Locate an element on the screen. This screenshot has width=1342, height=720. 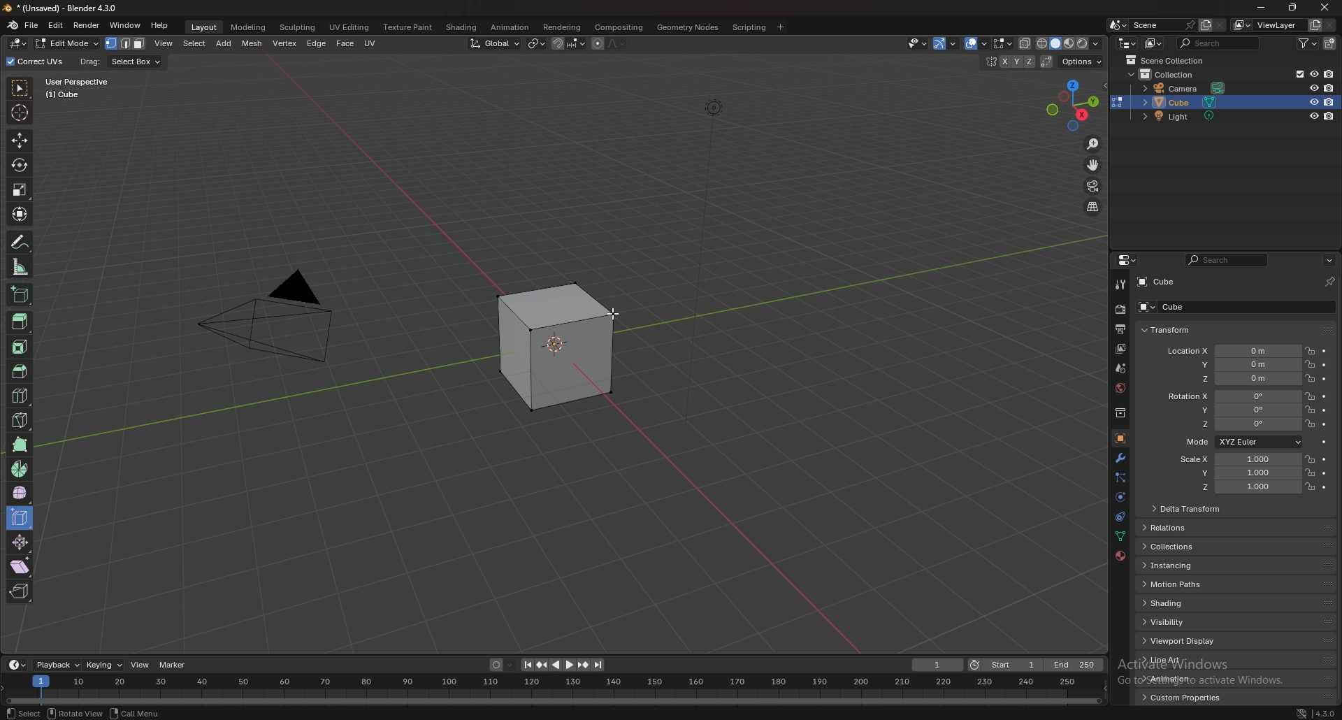
rotation y is located at coordinates (1236, 411).